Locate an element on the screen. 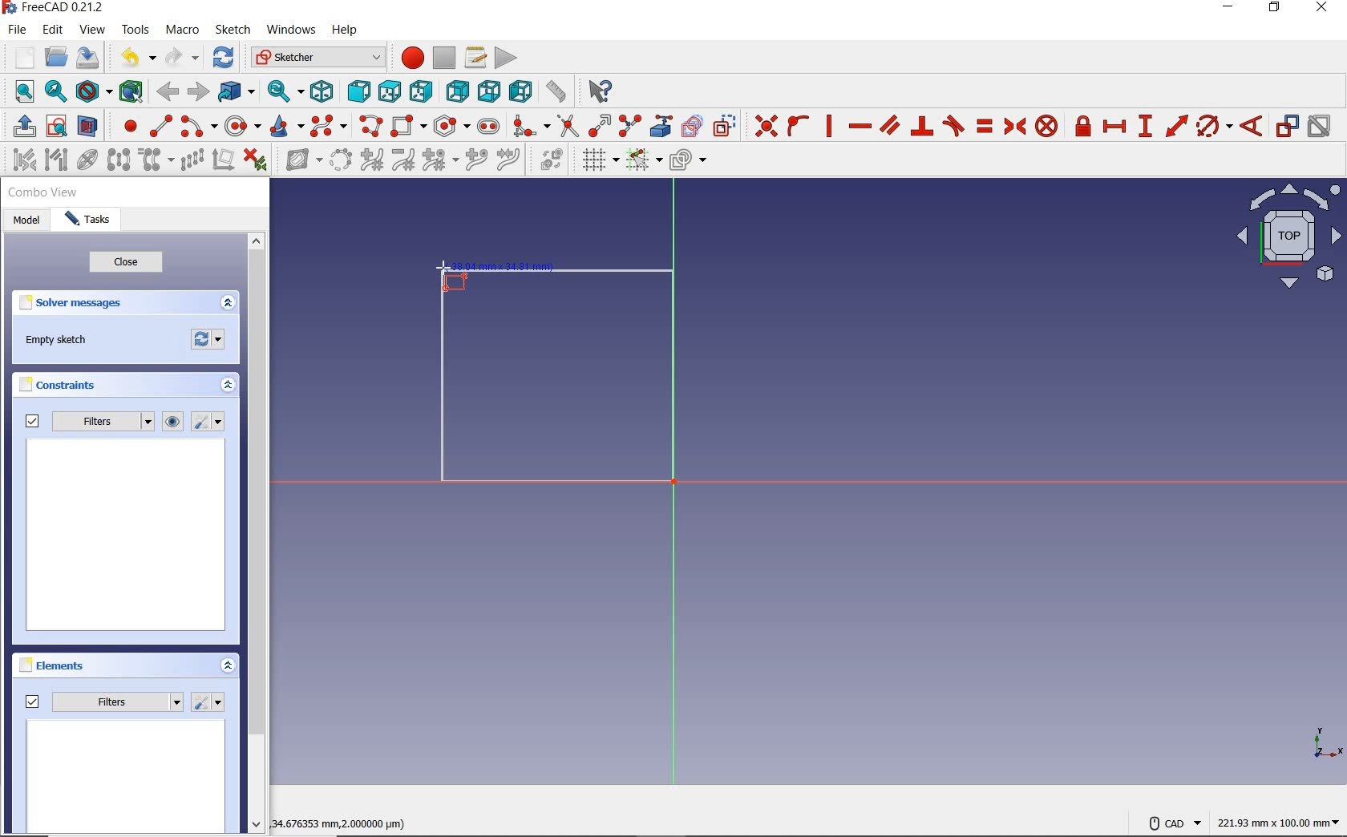  create line is located at coordinates (158, 125).